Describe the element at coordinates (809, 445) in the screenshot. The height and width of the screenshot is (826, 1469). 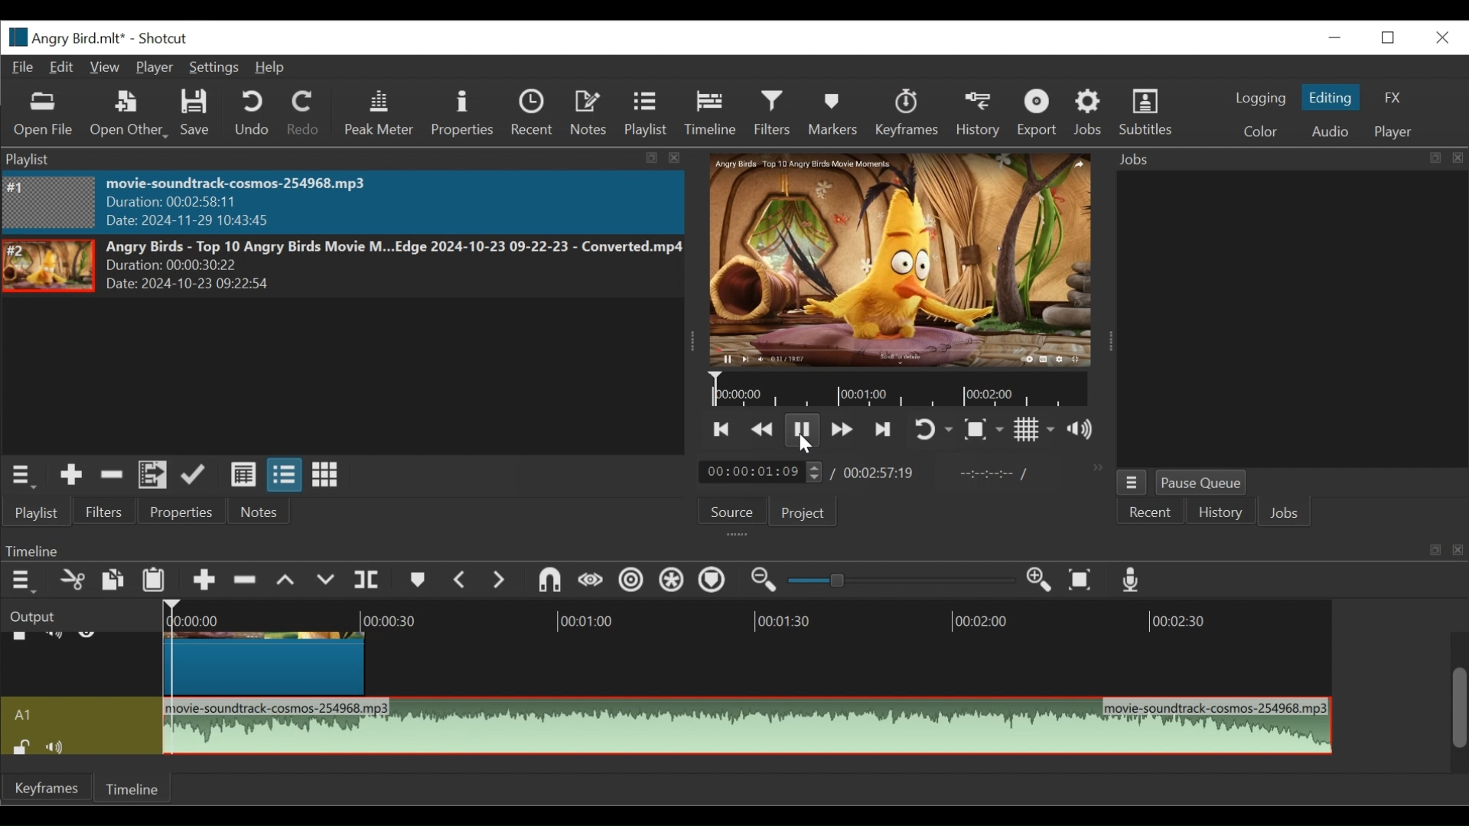
I see `cursor` at that location.